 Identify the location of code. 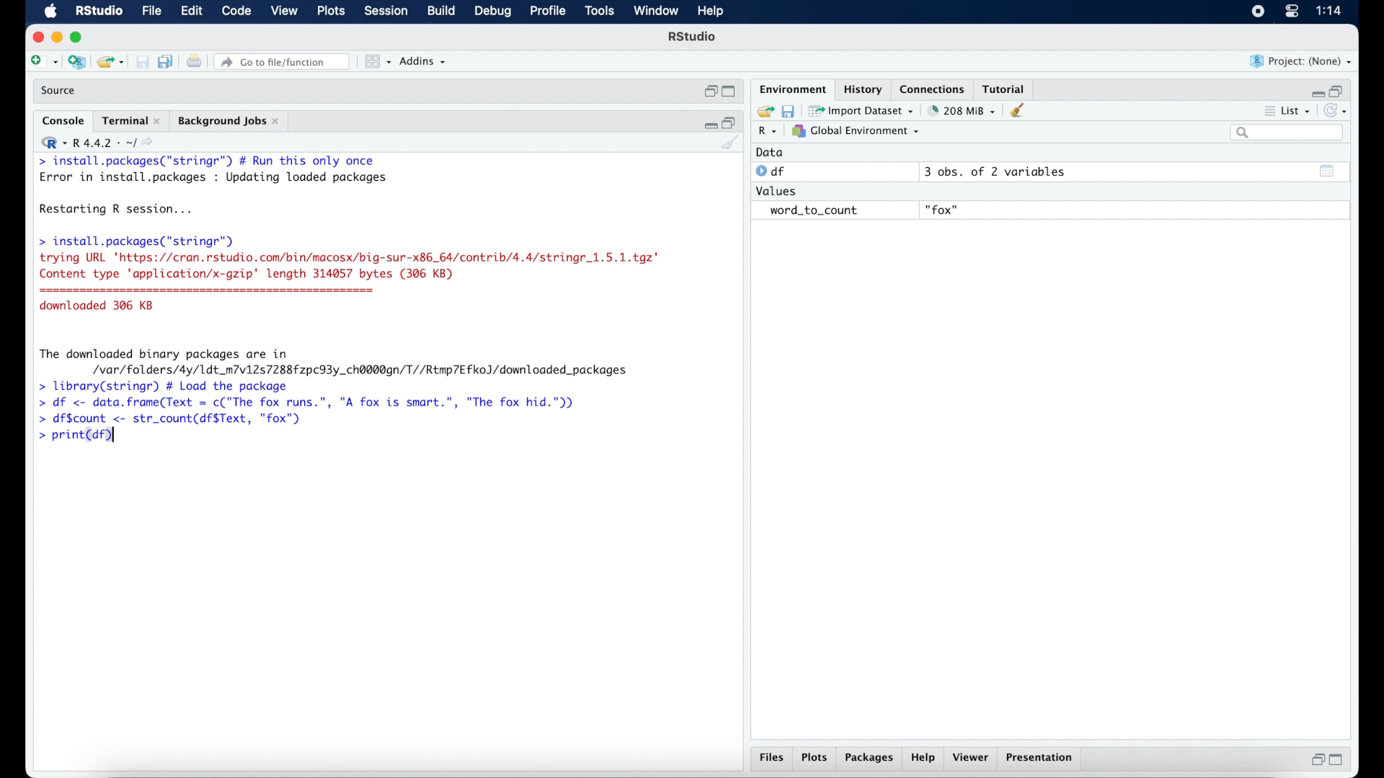
(236, 12).